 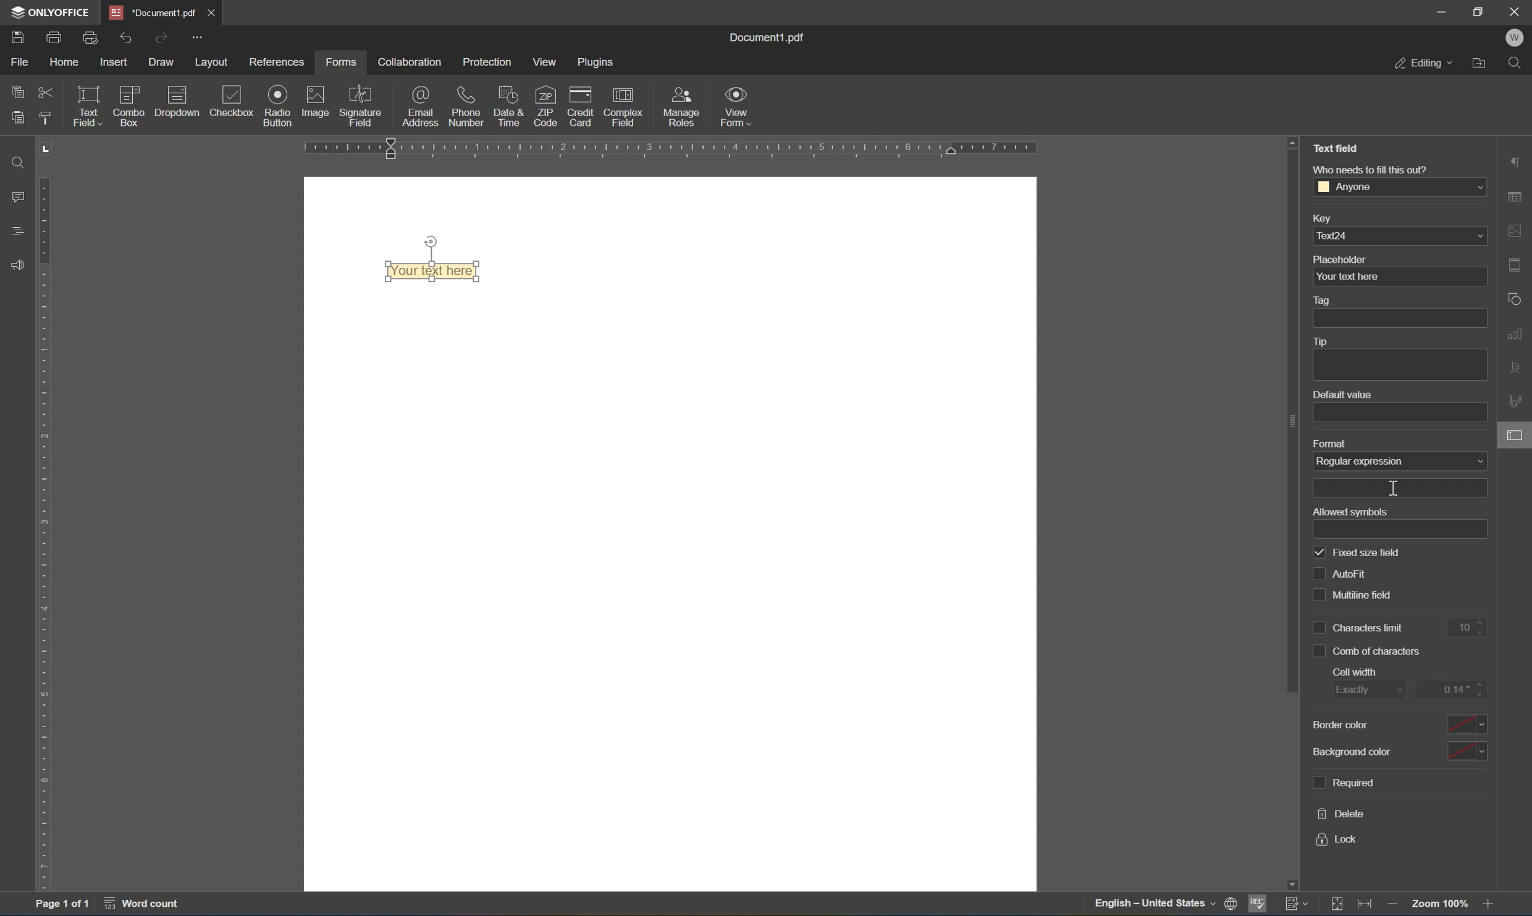 I want to click on select background color, so click(x=1466, y=752).